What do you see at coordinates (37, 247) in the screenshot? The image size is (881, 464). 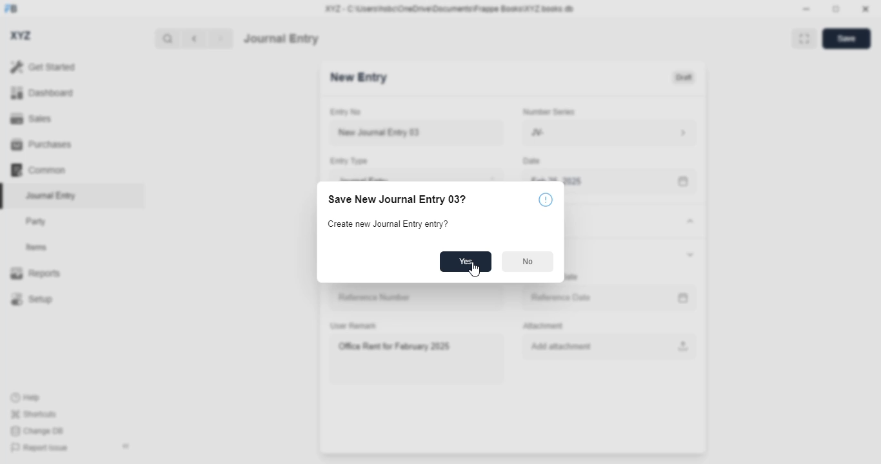 I see `items` at bounding box center [37, 247].